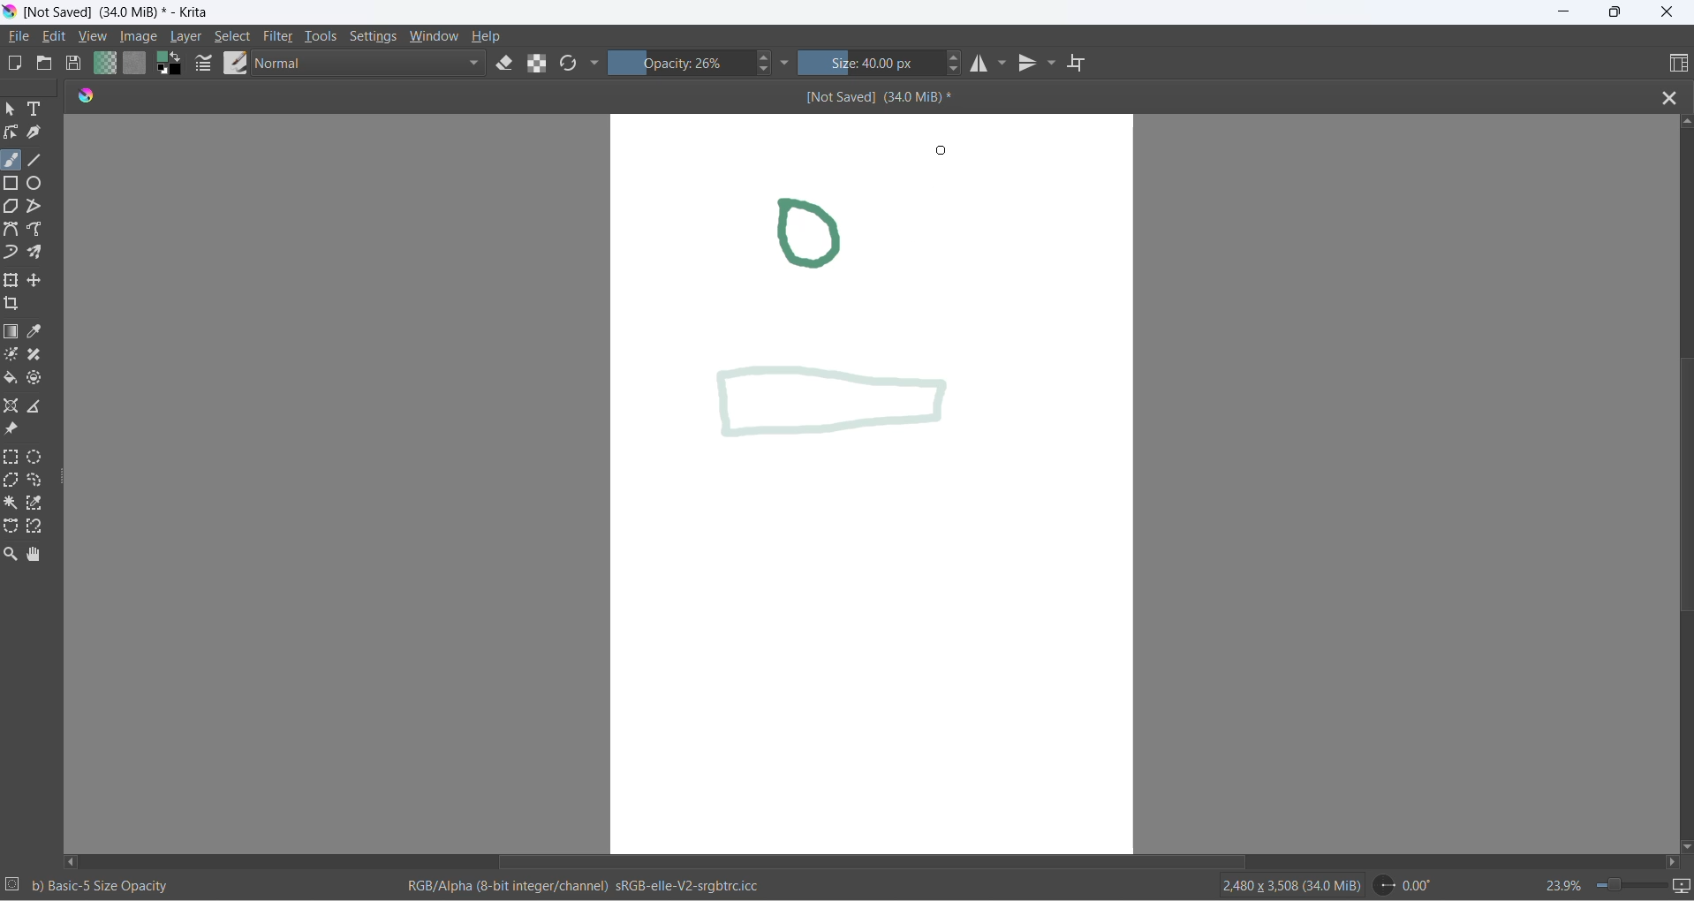  Describe the element at coordinates (40, 481) in the screenshot. I see `freehand selection tool` at that location.